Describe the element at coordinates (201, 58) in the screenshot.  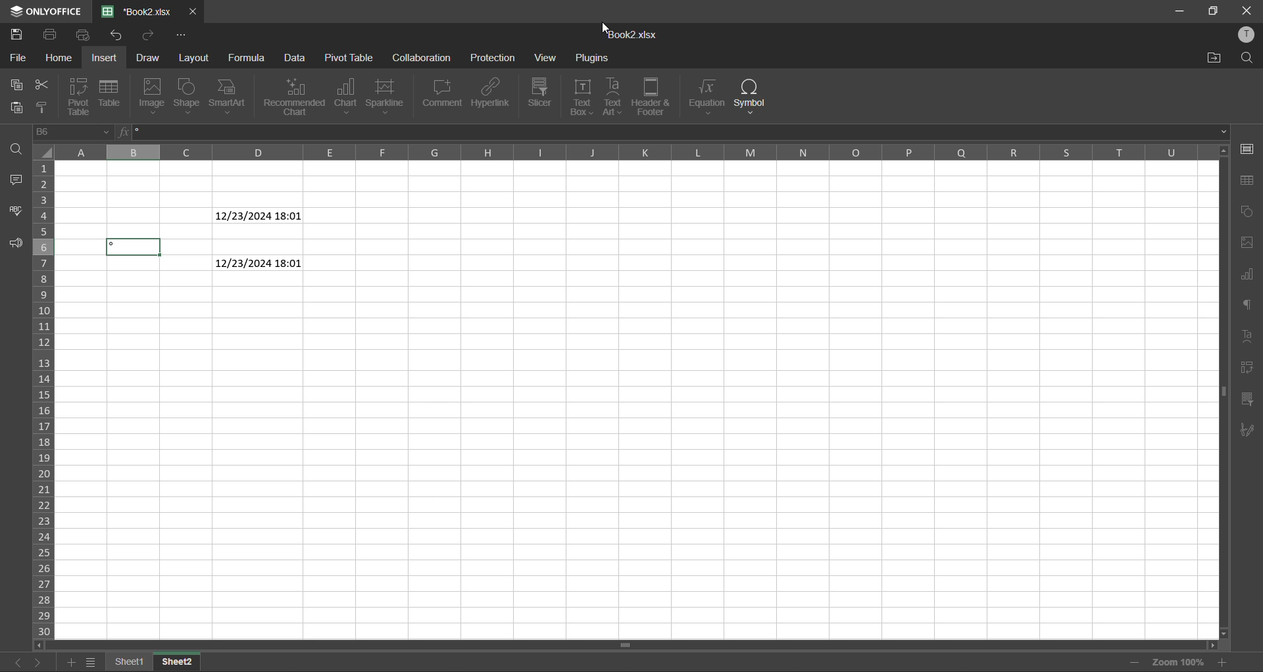
I see `layout` at that location.